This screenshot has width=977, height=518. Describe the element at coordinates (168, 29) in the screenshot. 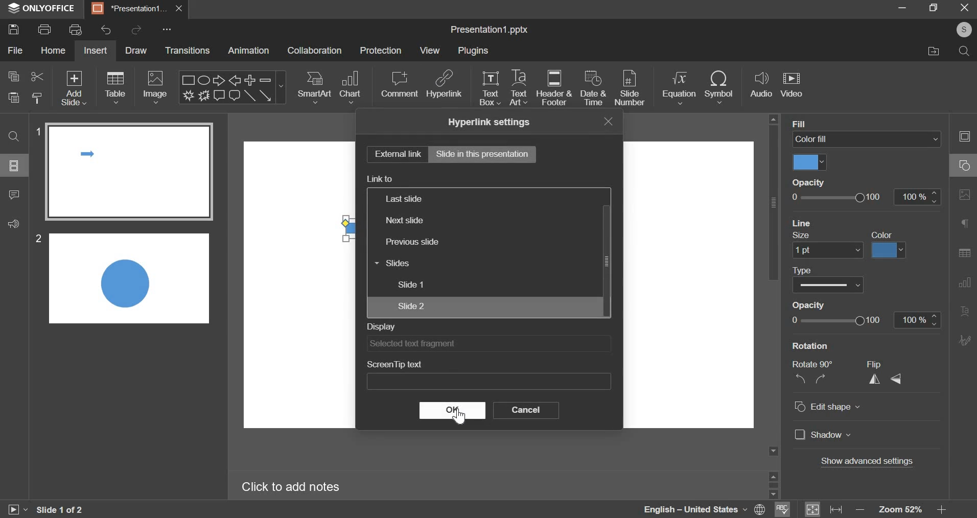

I see `customise quick access` at that location.